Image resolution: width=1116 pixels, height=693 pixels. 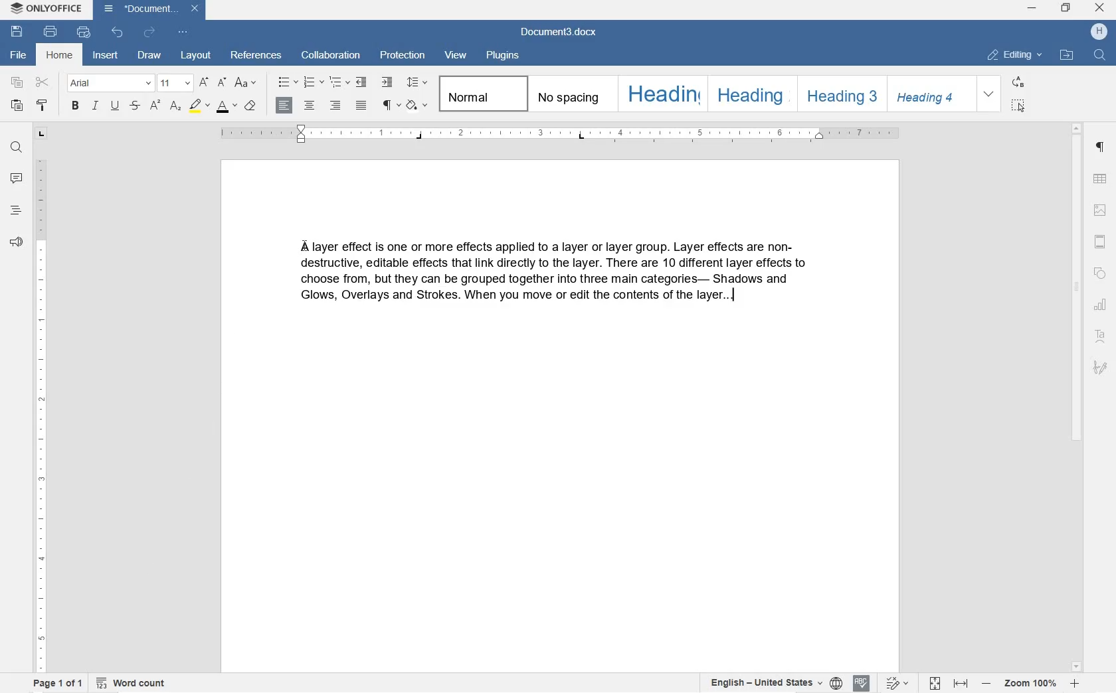 I want to click on SELECT ALL, so click(x=1018, y=105).